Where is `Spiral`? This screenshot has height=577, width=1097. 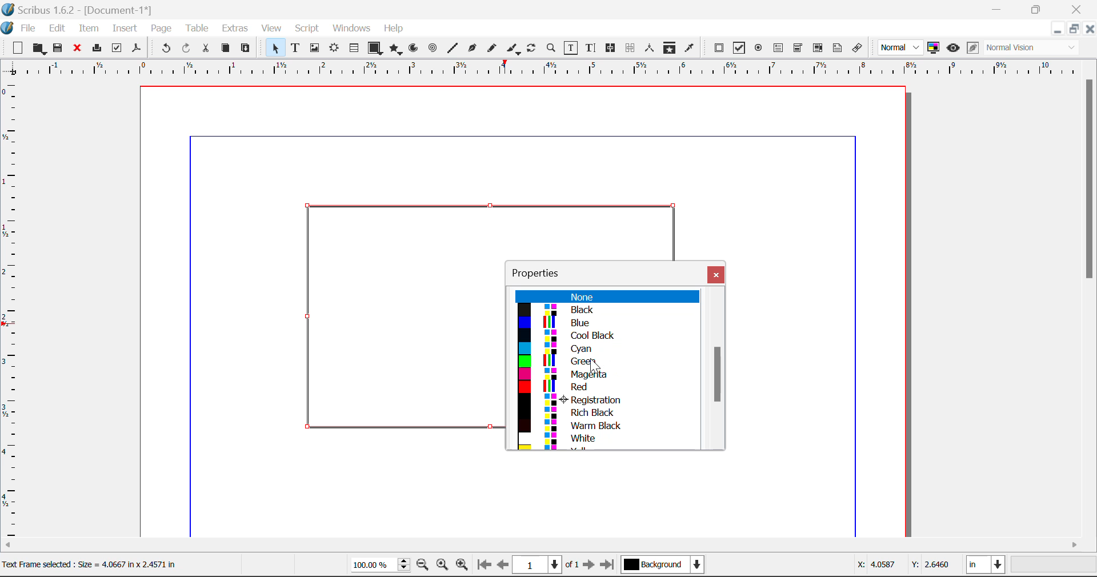 Spiral is located at coordinates (433, 48).